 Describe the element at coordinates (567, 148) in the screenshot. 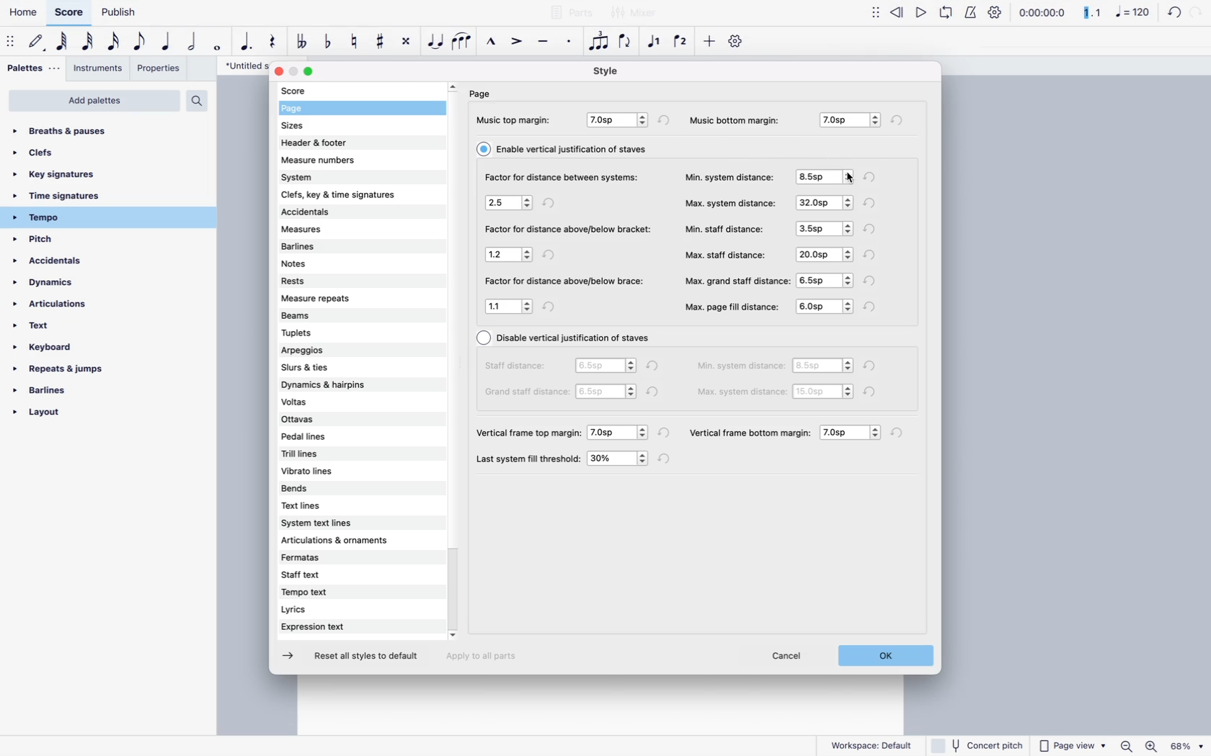

I see `enable vertical justification of staves` at that location.